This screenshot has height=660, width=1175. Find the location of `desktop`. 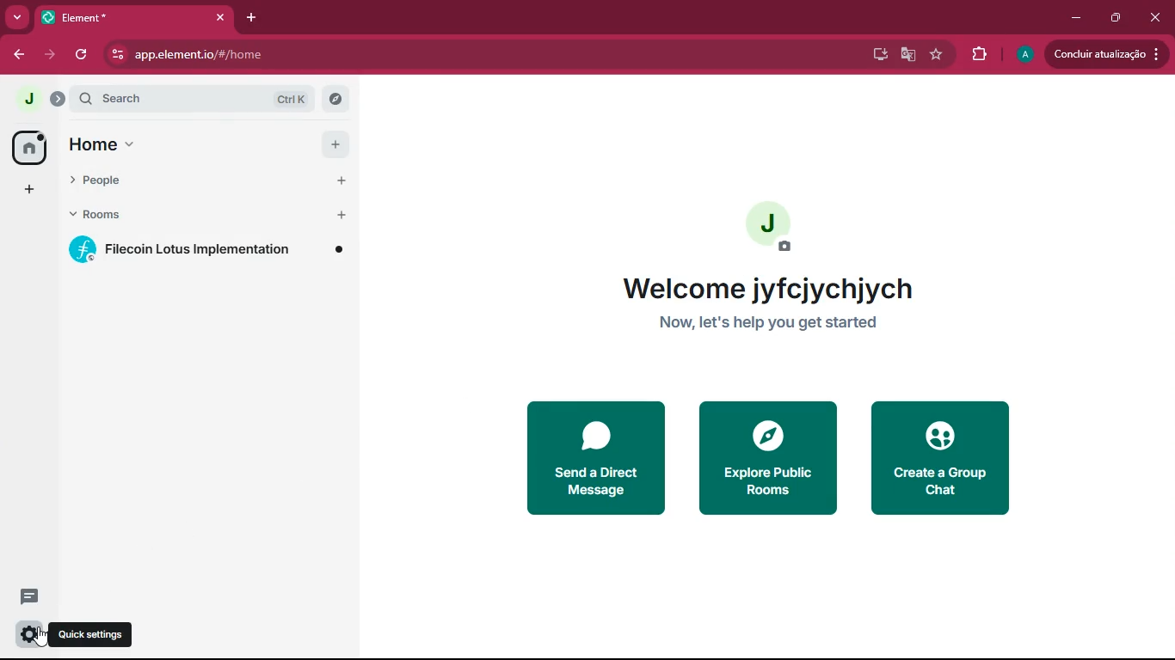

desktop is located at coordinates (876, 56).